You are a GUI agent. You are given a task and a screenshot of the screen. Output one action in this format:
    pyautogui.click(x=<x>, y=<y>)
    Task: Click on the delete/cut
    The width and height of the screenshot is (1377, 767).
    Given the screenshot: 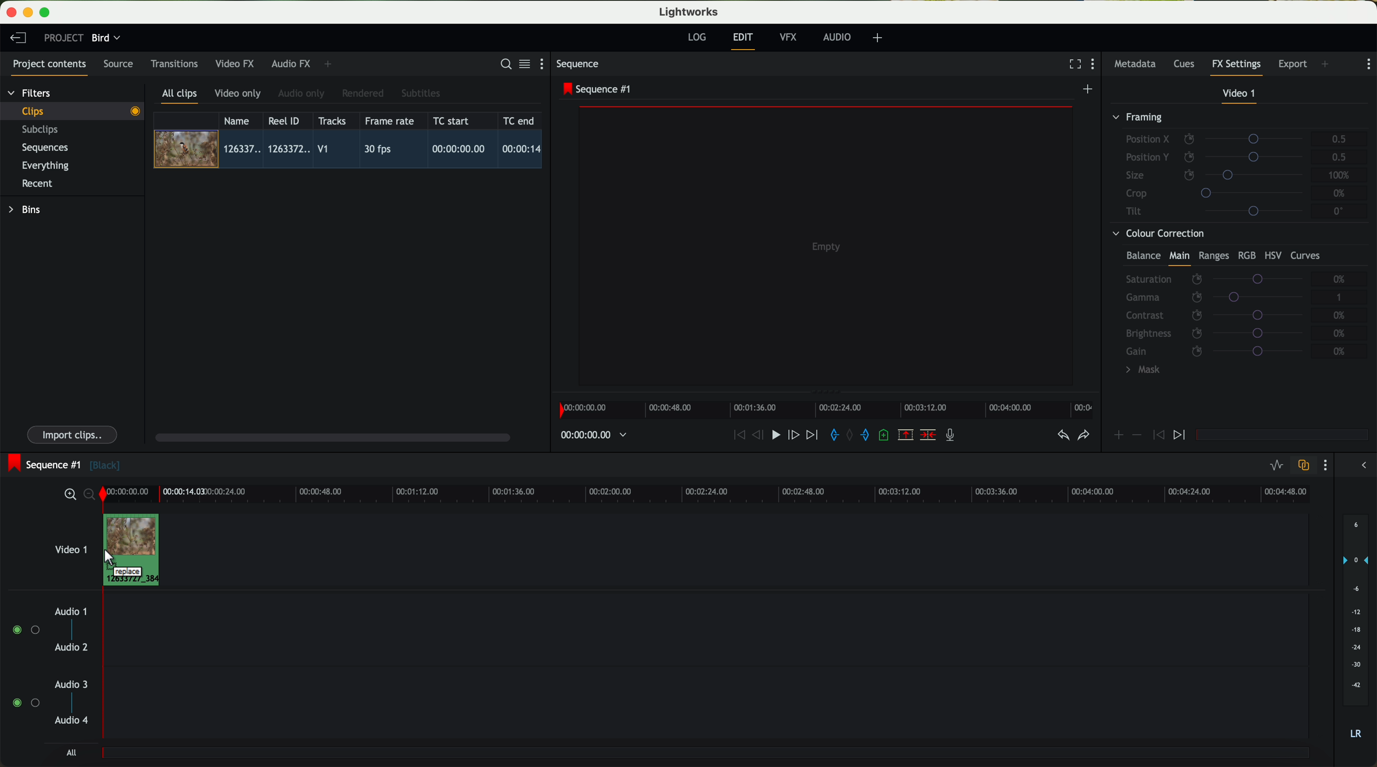 What is the action you would take?
    pyautogui.click(x=928, y=435)
    